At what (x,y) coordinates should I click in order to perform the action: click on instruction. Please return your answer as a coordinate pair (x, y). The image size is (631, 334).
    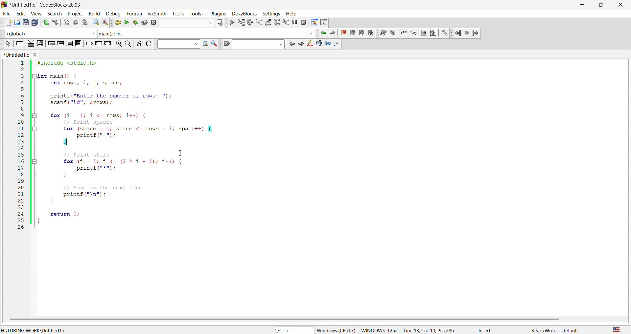
    Looking at the image, I should click on (19, 44).